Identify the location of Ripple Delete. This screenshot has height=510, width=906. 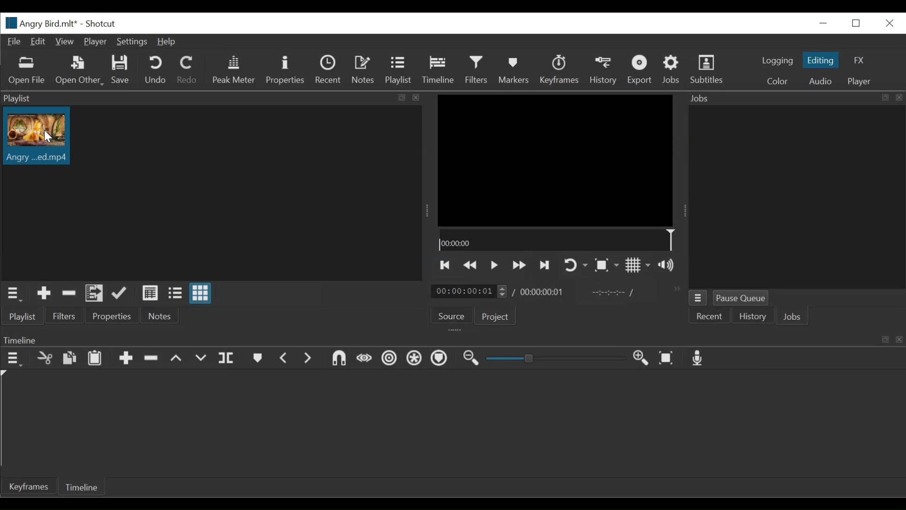
(152, 358).